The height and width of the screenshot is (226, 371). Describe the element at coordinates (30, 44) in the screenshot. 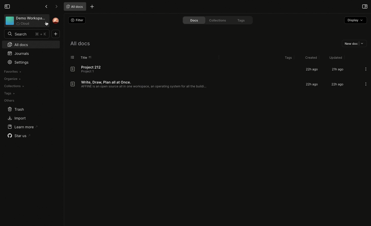

I see `All docs` at that location.